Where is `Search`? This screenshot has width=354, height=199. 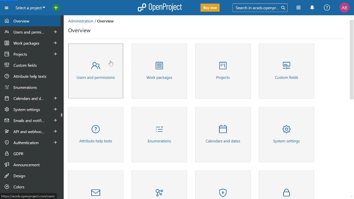 Search is located at coordinates (262, 7).